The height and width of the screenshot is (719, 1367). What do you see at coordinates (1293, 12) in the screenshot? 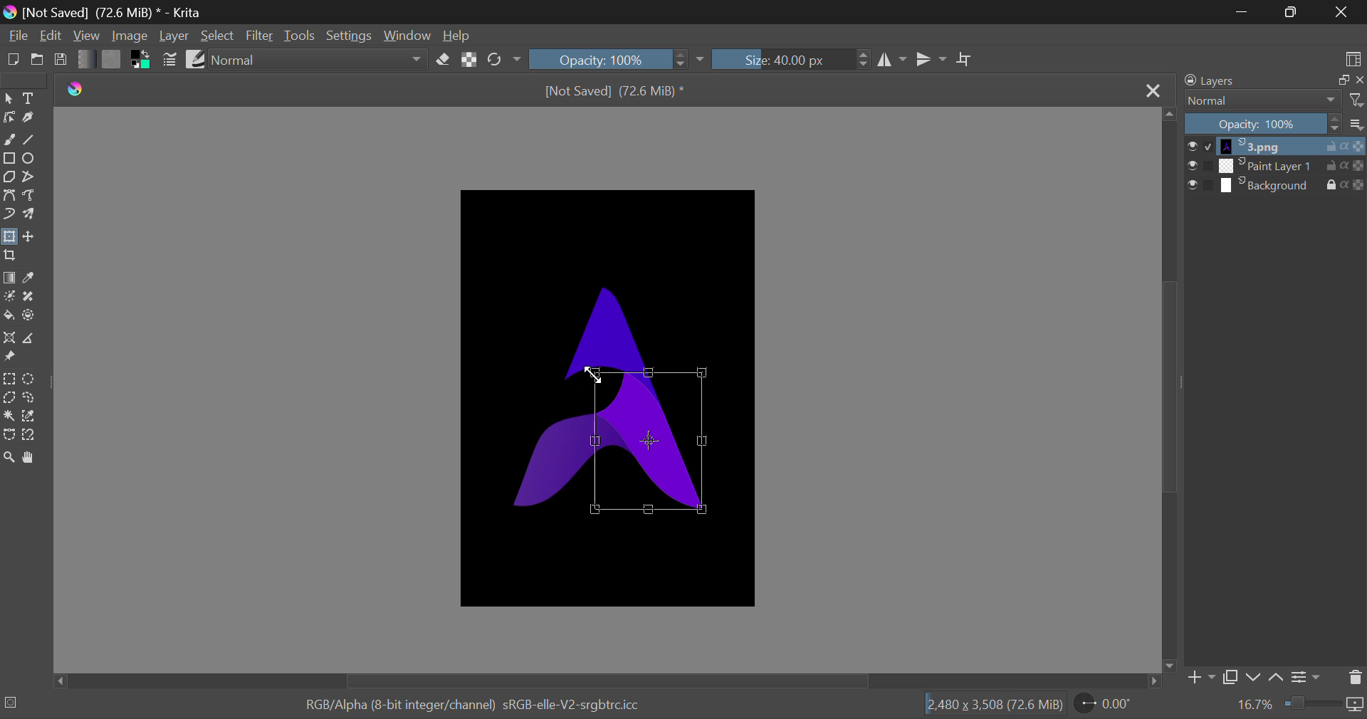
I see `Minimize` at bounding box center [1293, 12].